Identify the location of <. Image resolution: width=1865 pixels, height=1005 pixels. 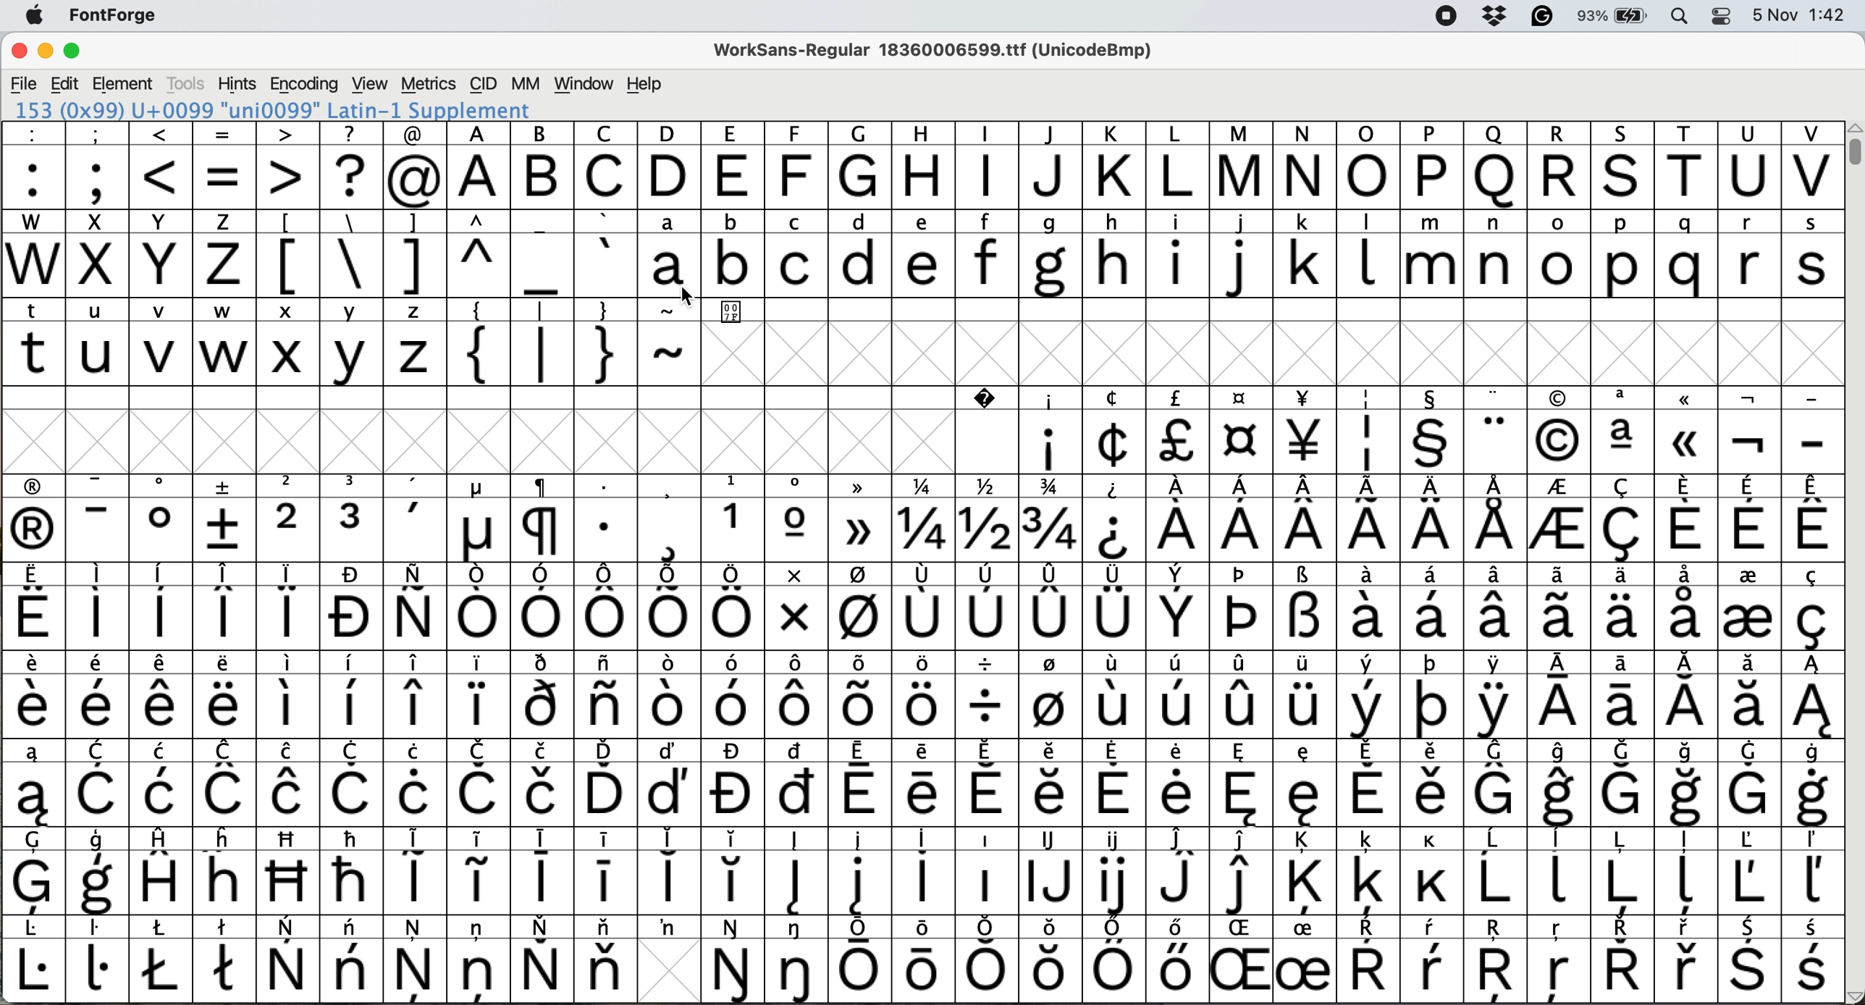
(161, 165).